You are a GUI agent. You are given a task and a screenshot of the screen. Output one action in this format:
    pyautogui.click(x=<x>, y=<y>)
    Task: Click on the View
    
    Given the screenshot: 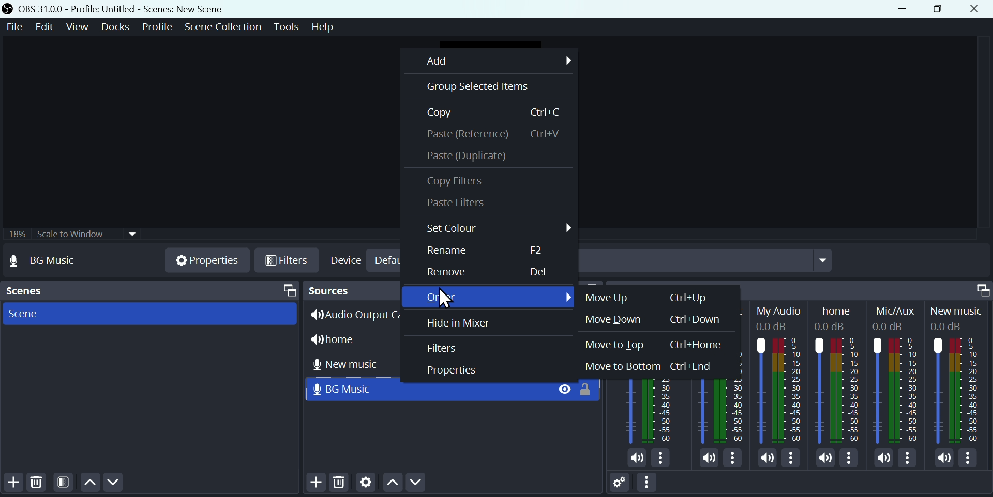 What is the action you would take?
    pyautogui.click(x=557, y=390)
    